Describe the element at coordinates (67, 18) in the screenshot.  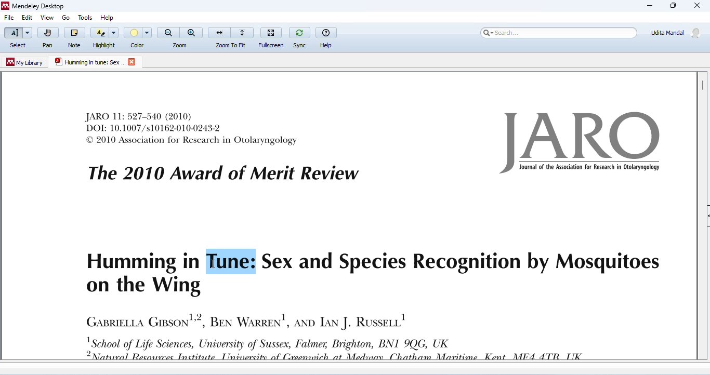
I see `Go` at that location.